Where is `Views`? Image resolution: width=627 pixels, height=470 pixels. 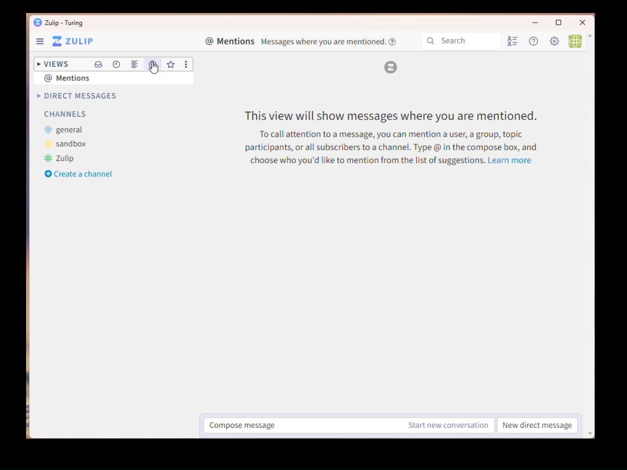 Views is located at coordinates (51, 62).